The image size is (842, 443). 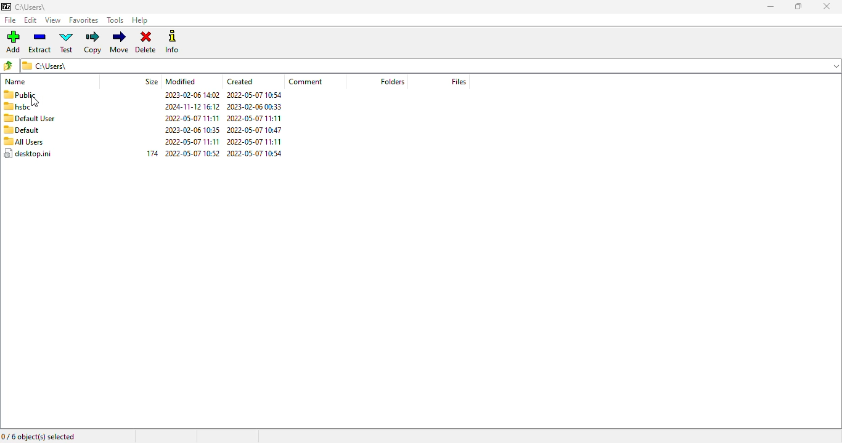 What do you see at coordinates (256, 107) in the screenshot?
I see `2023-02-06 00:33` at bounding box center [256, 107].